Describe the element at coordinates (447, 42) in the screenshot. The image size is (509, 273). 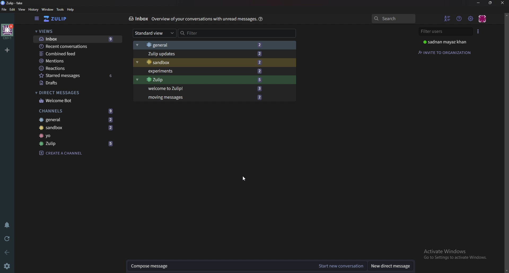
I see `Profile` at that location.